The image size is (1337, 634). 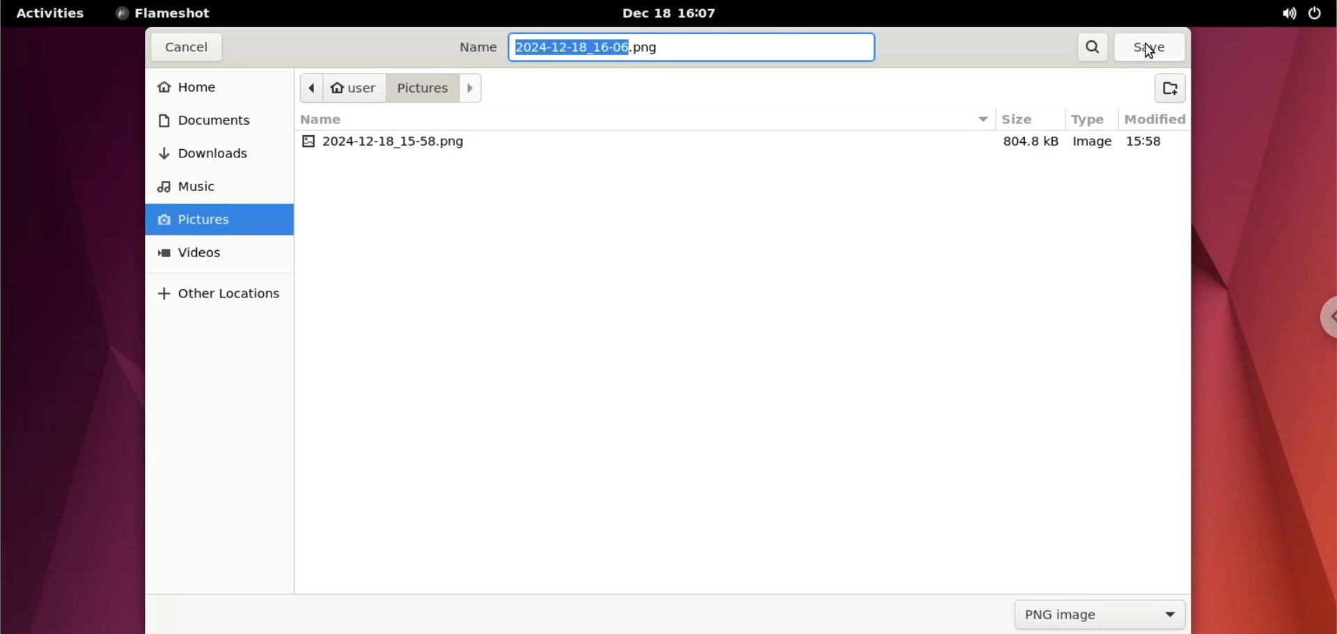 I want to click on cancel, so click(x=186, y=48).